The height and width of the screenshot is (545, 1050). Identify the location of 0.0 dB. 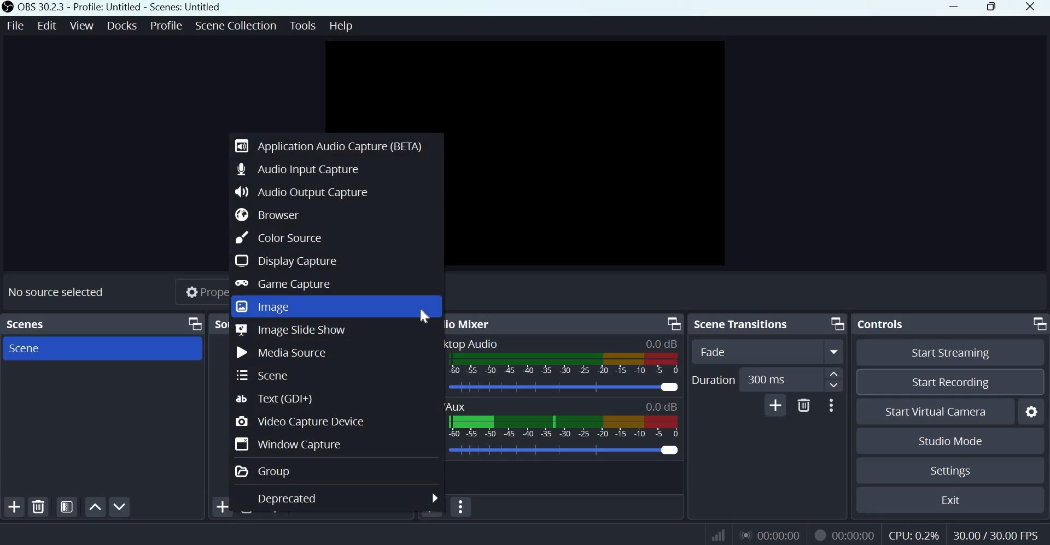
(664, 342).